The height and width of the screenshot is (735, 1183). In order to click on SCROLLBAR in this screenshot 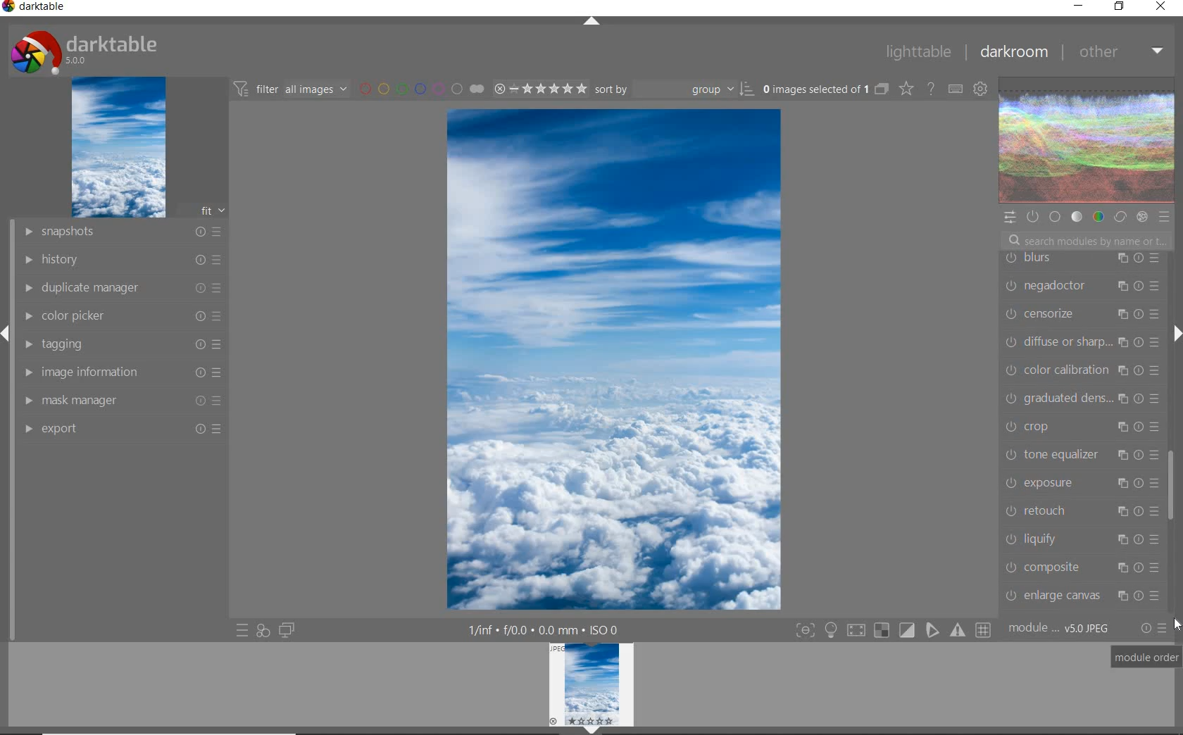, I will do `click(1173, 284)`.